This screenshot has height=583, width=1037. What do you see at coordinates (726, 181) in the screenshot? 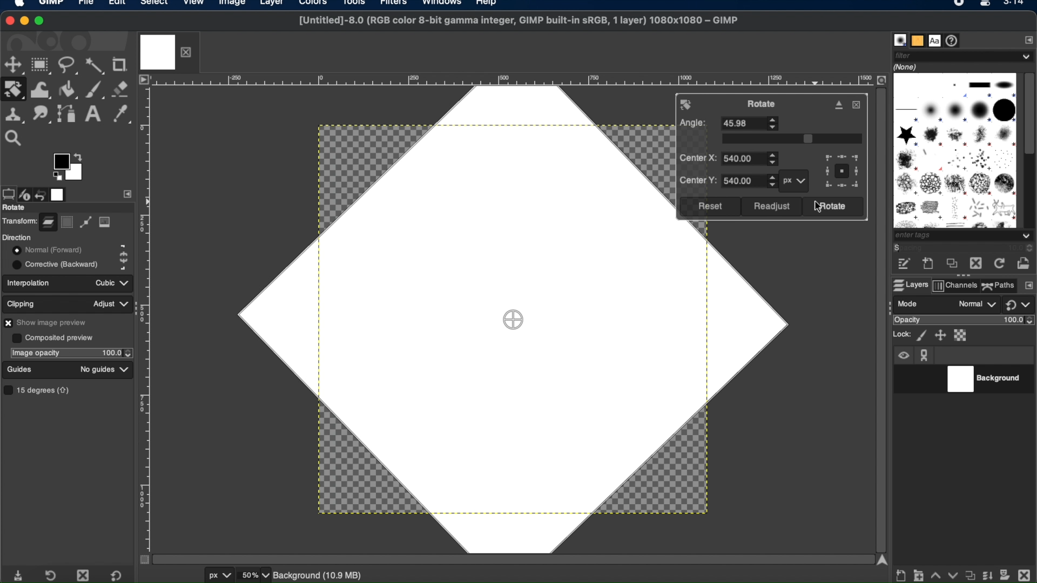
I see `center y` at bounding box center [726, 181].